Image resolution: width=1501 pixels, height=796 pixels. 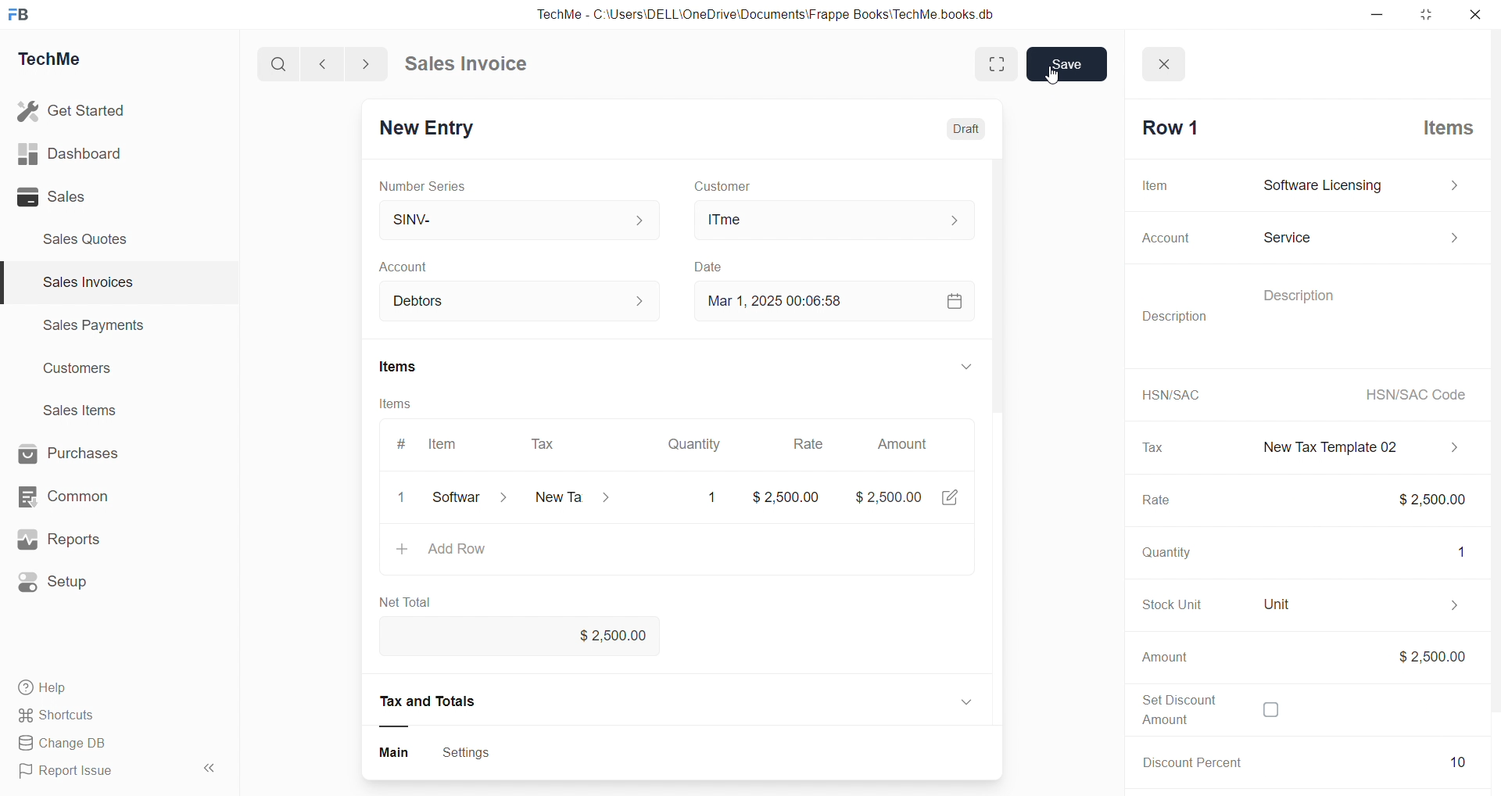 What do you see at coordinates (1162, 604) in the screenshot?
I see `Stock Unit` at bounding box center [1162, 604].